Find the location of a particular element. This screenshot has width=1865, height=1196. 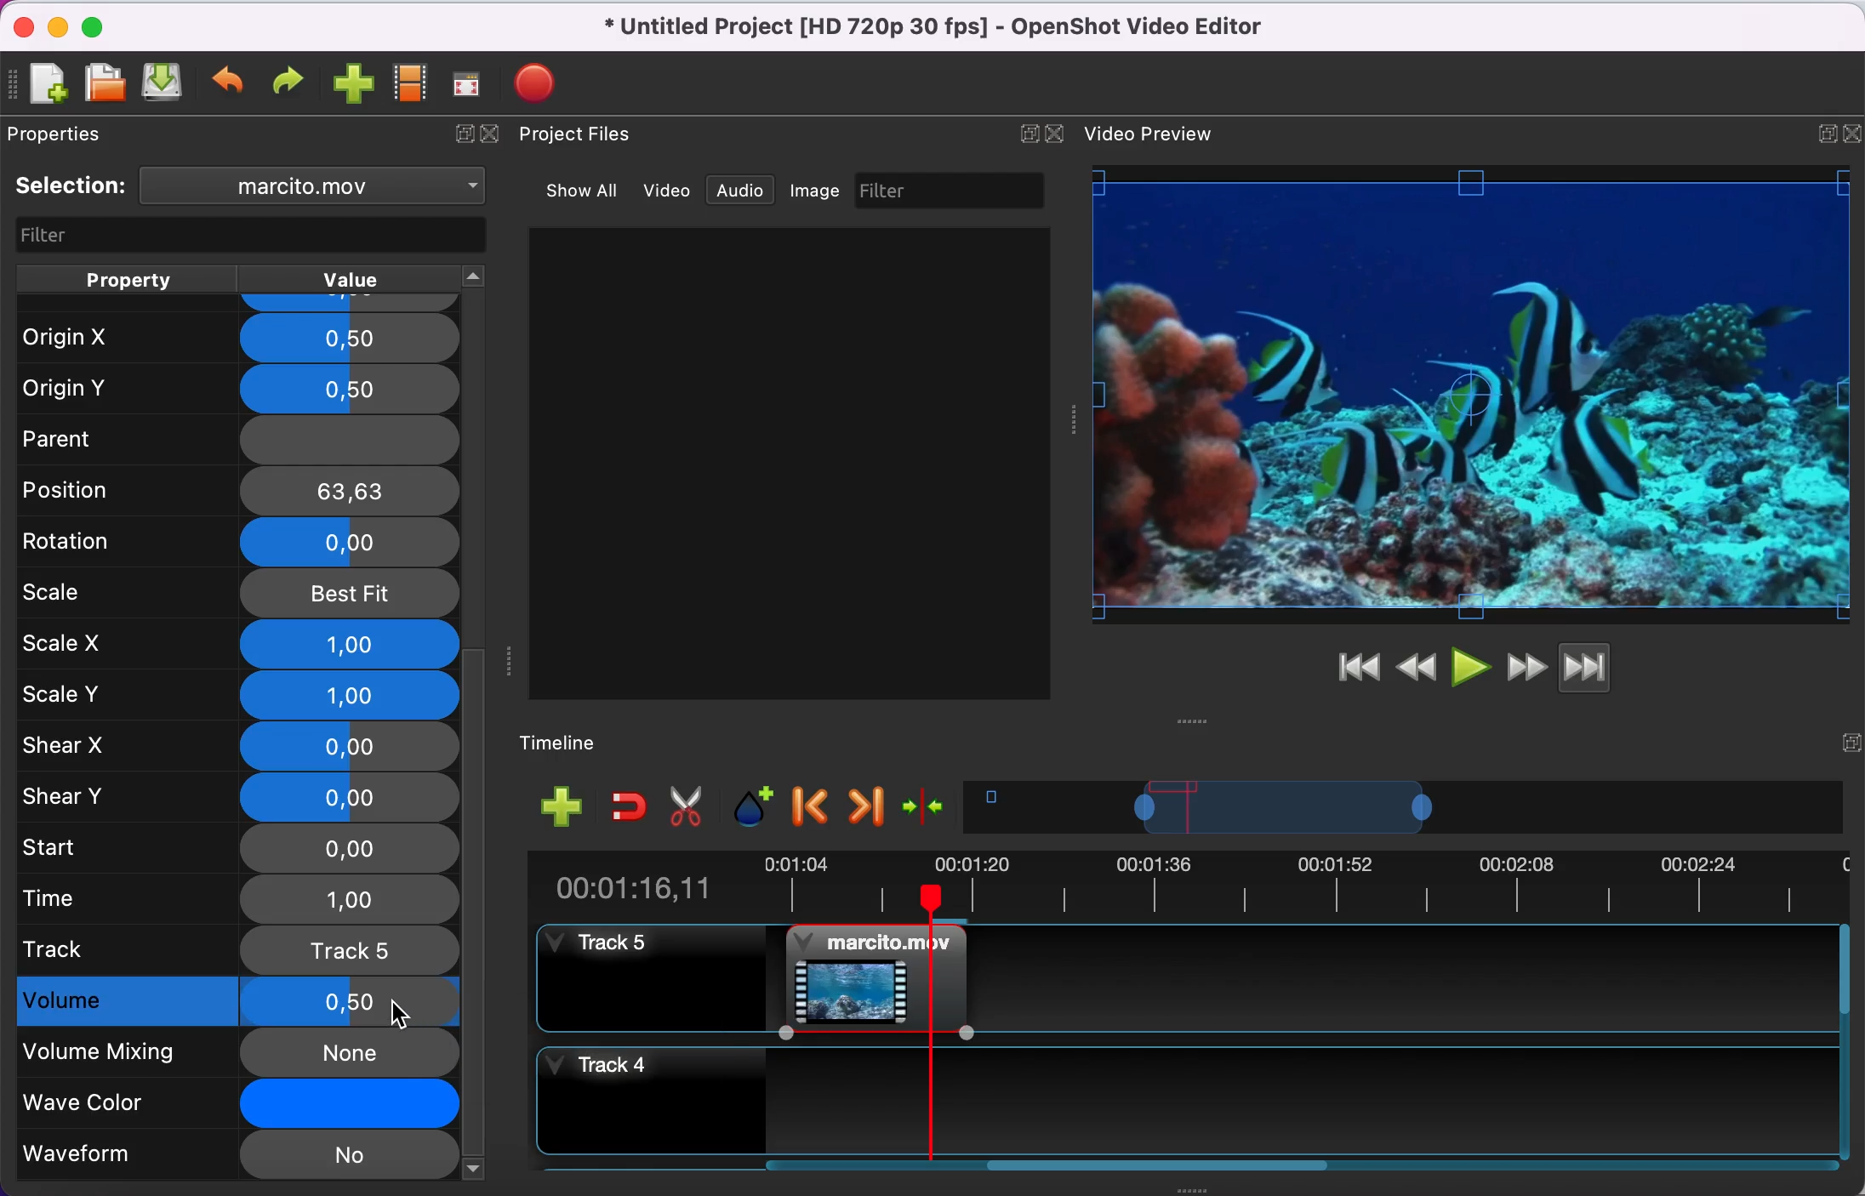

previous marker is located at coordinates (812, 809).